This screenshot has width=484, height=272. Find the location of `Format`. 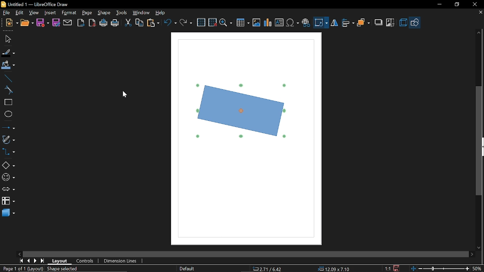

Format is located at coordinates (69, 13).